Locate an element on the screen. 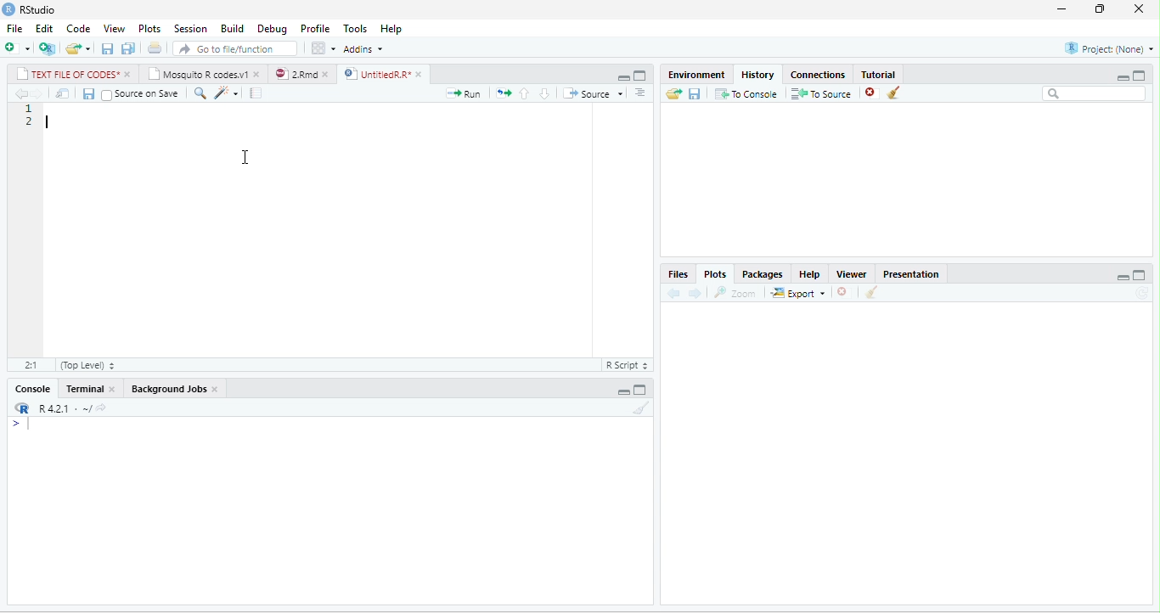  R 4.2.1 ~/ is located at coordinates (62, 408).